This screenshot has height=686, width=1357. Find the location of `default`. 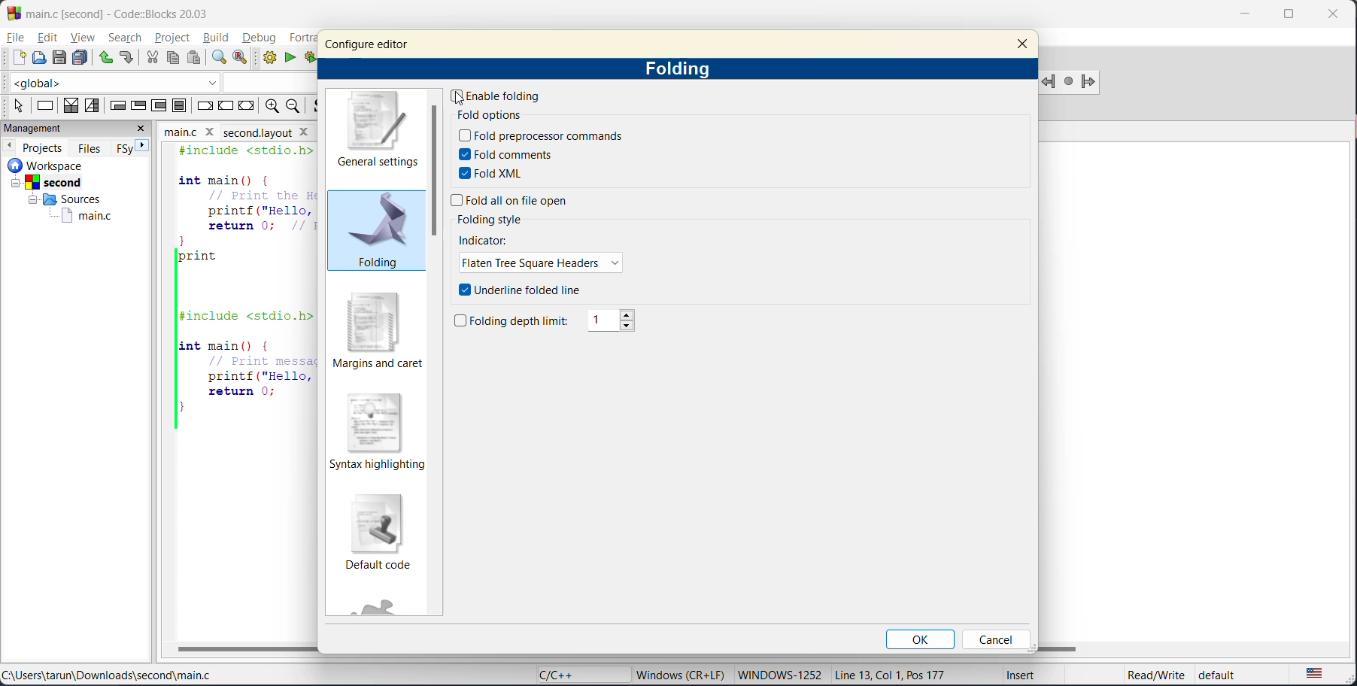

default is located at coordinates (1231, 675).